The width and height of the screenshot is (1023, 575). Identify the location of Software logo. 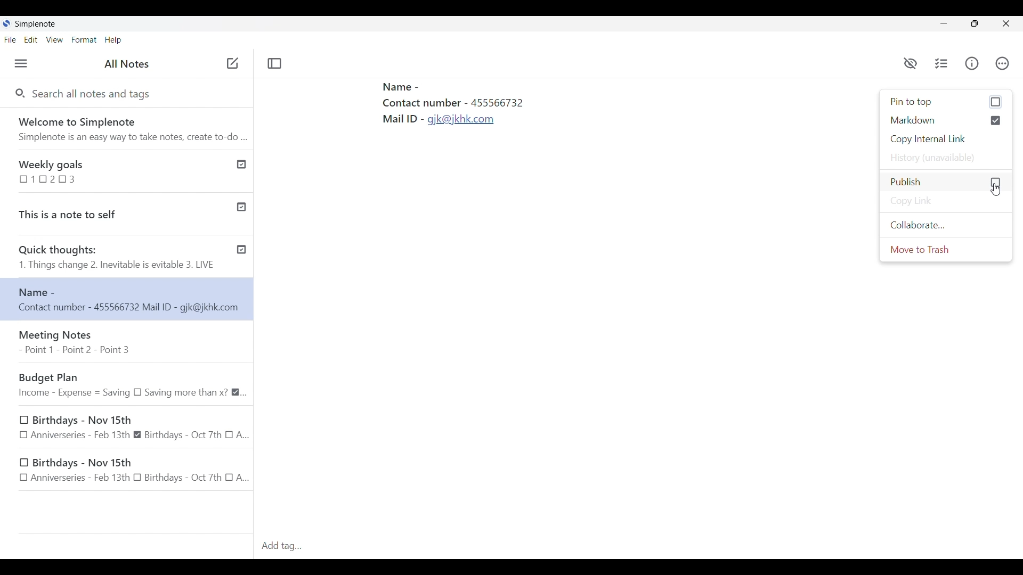
(6, 23).